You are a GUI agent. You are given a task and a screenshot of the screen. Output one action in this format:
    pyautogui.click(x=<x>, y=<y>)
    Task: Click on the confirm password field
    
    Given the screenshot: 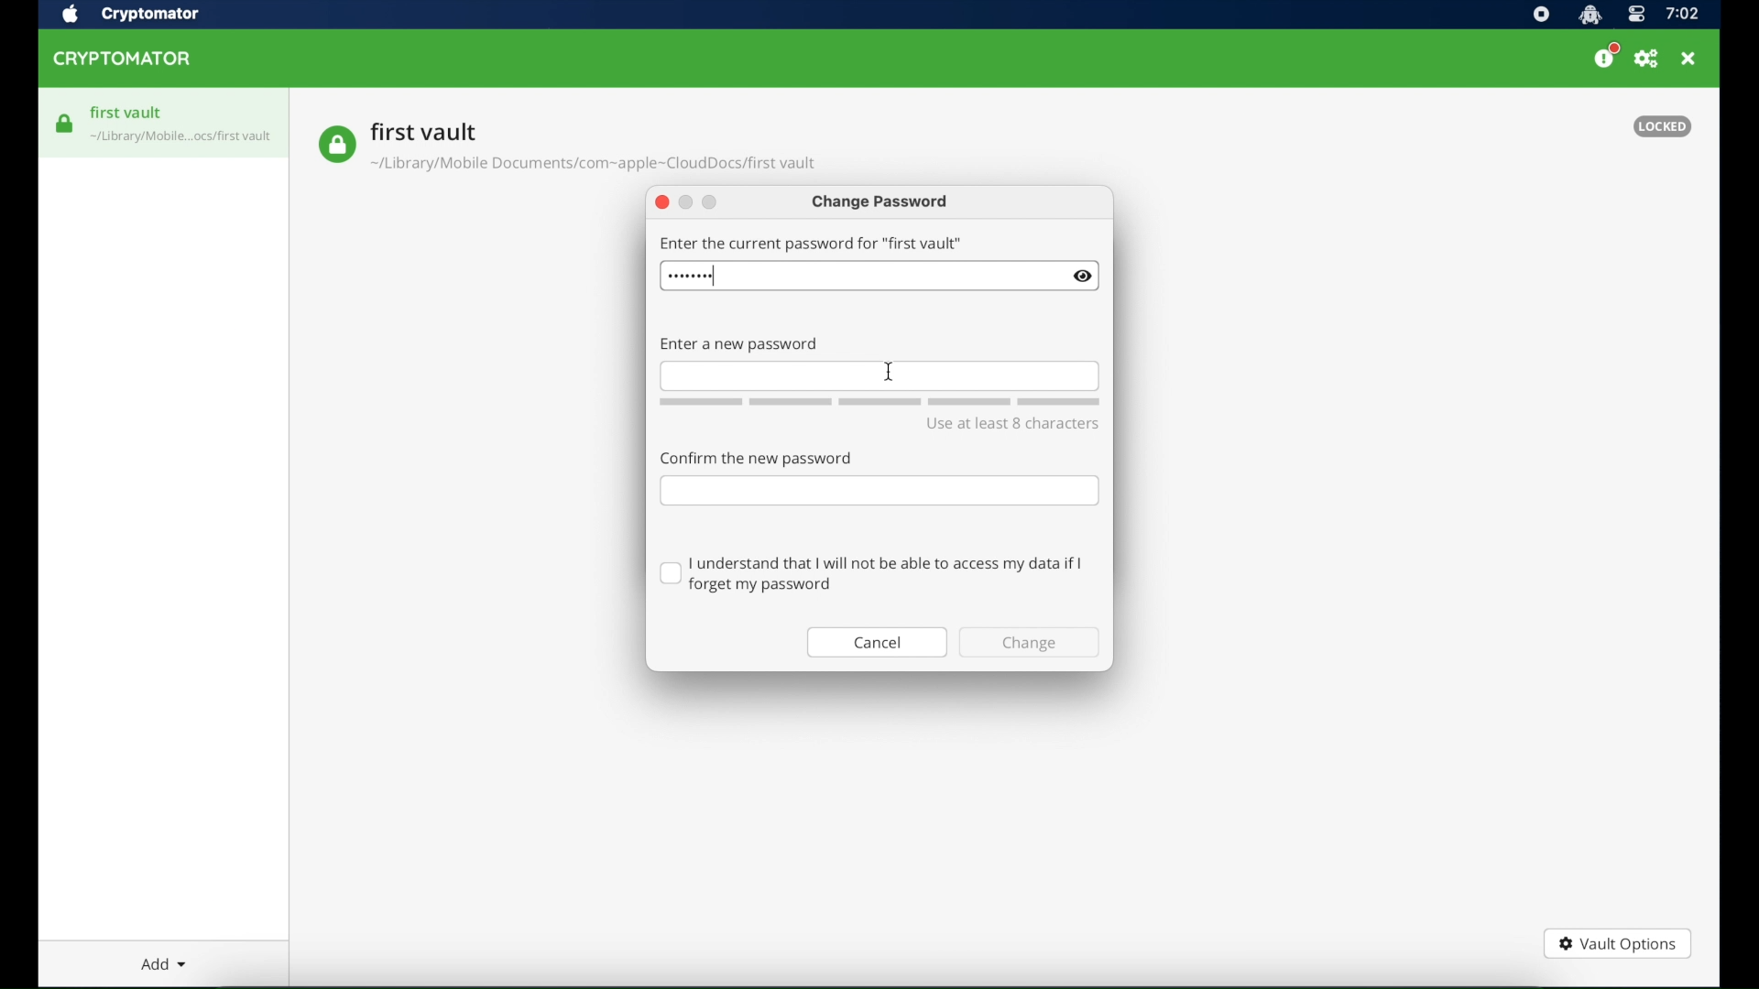 What is the action you would take?
    pyautogui.click(x=879, y=492)
    